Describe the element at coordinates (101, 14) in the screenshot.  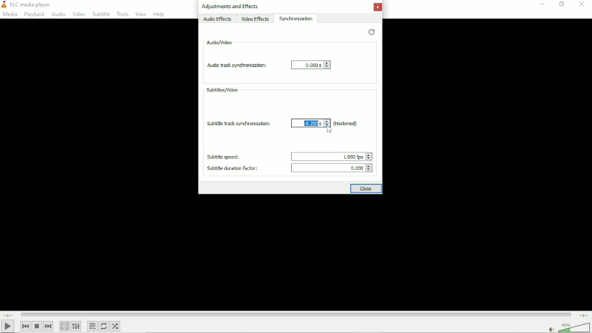
I see `Subtitle` at that location.